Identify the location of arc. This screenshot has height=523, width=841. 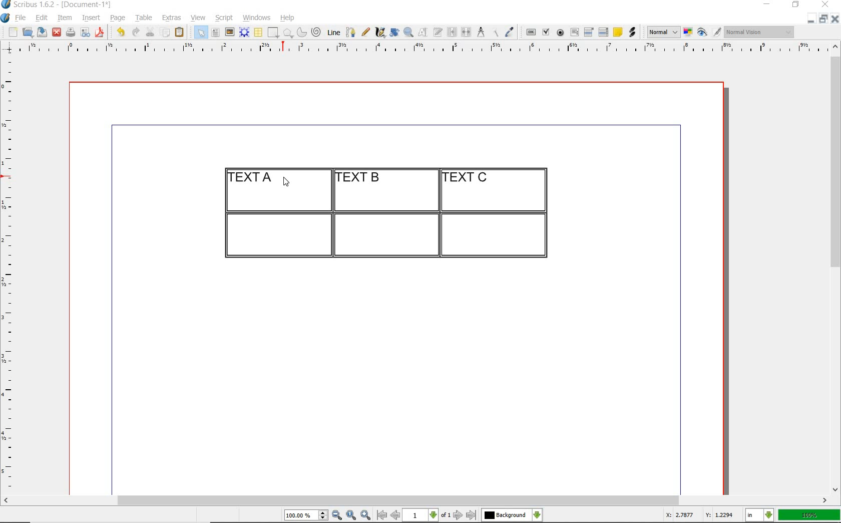
(301, 32).